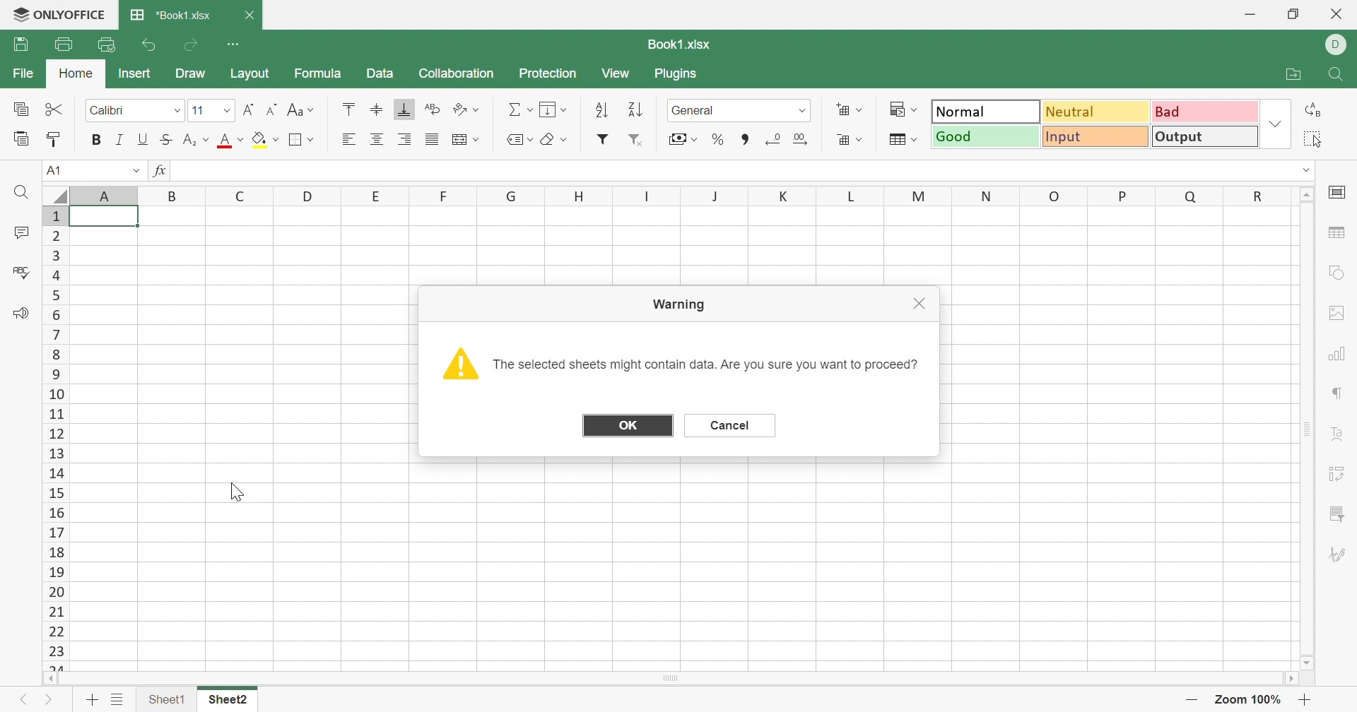 This screenshot has width=1357, height=712. What do you see at coordinates (1341, 395) in the screenshot?
I see `paragraph settings` at bounding box center [1341, 395].